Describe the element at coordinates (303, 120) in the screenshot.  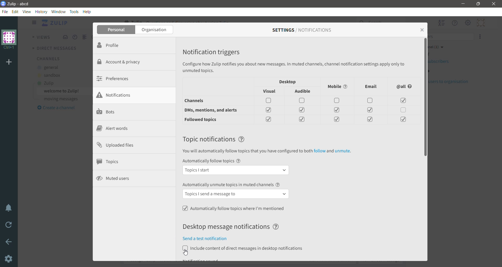
I see `check box` at that location.